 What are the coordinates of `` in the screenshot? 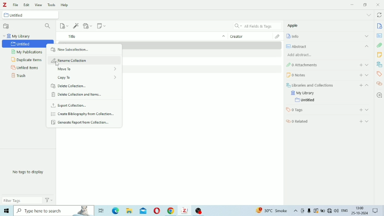 It's located at (54, 210).